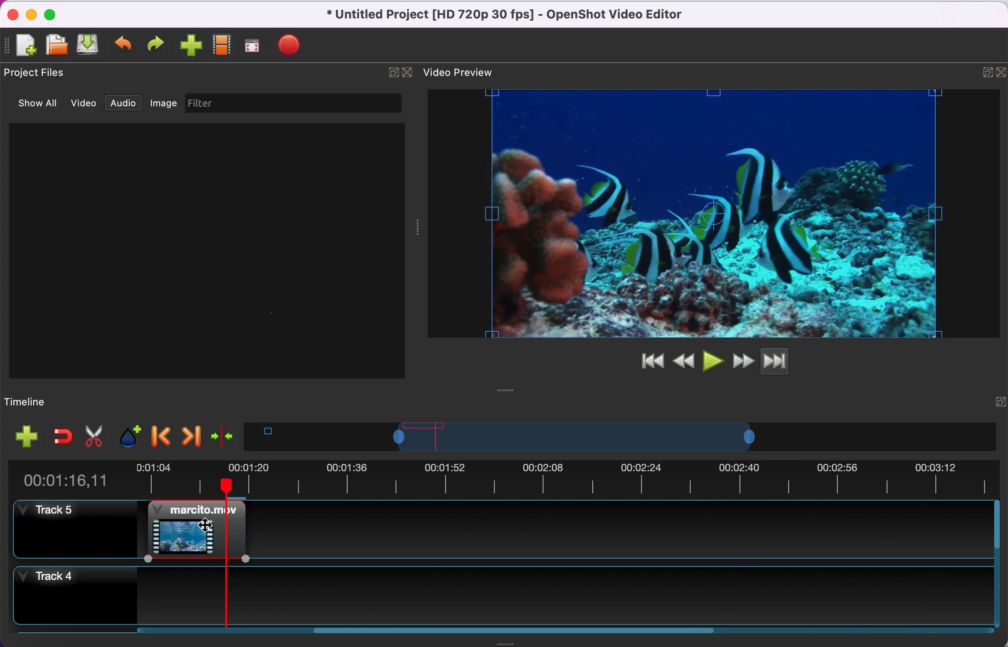 The height and width of the screenshot is (647, 1008). Describe the element at coordinates (26, 45) in the screenshot. I see `new file` at that location.